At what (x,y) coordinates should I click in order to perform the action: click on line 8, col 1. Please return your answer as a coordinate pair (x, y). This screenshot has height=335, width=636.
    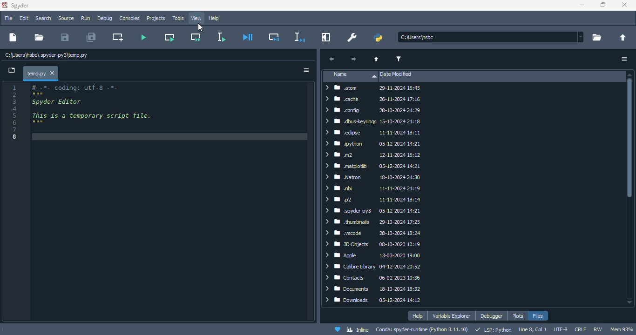
    Looking at the image, I should click on (533, 330).